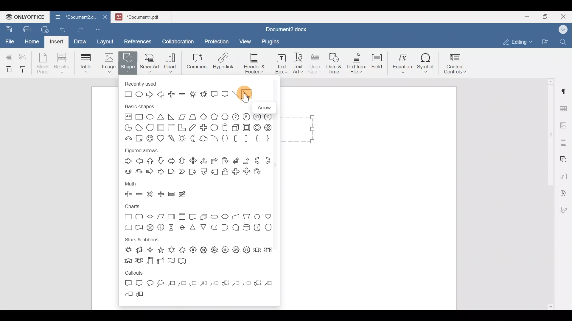 The height and width of the screenshot is (321, 572). What do you see at coordinates (565, 208) in the screenshot?
I see `Signature settings` at bounding box center [565, 208].